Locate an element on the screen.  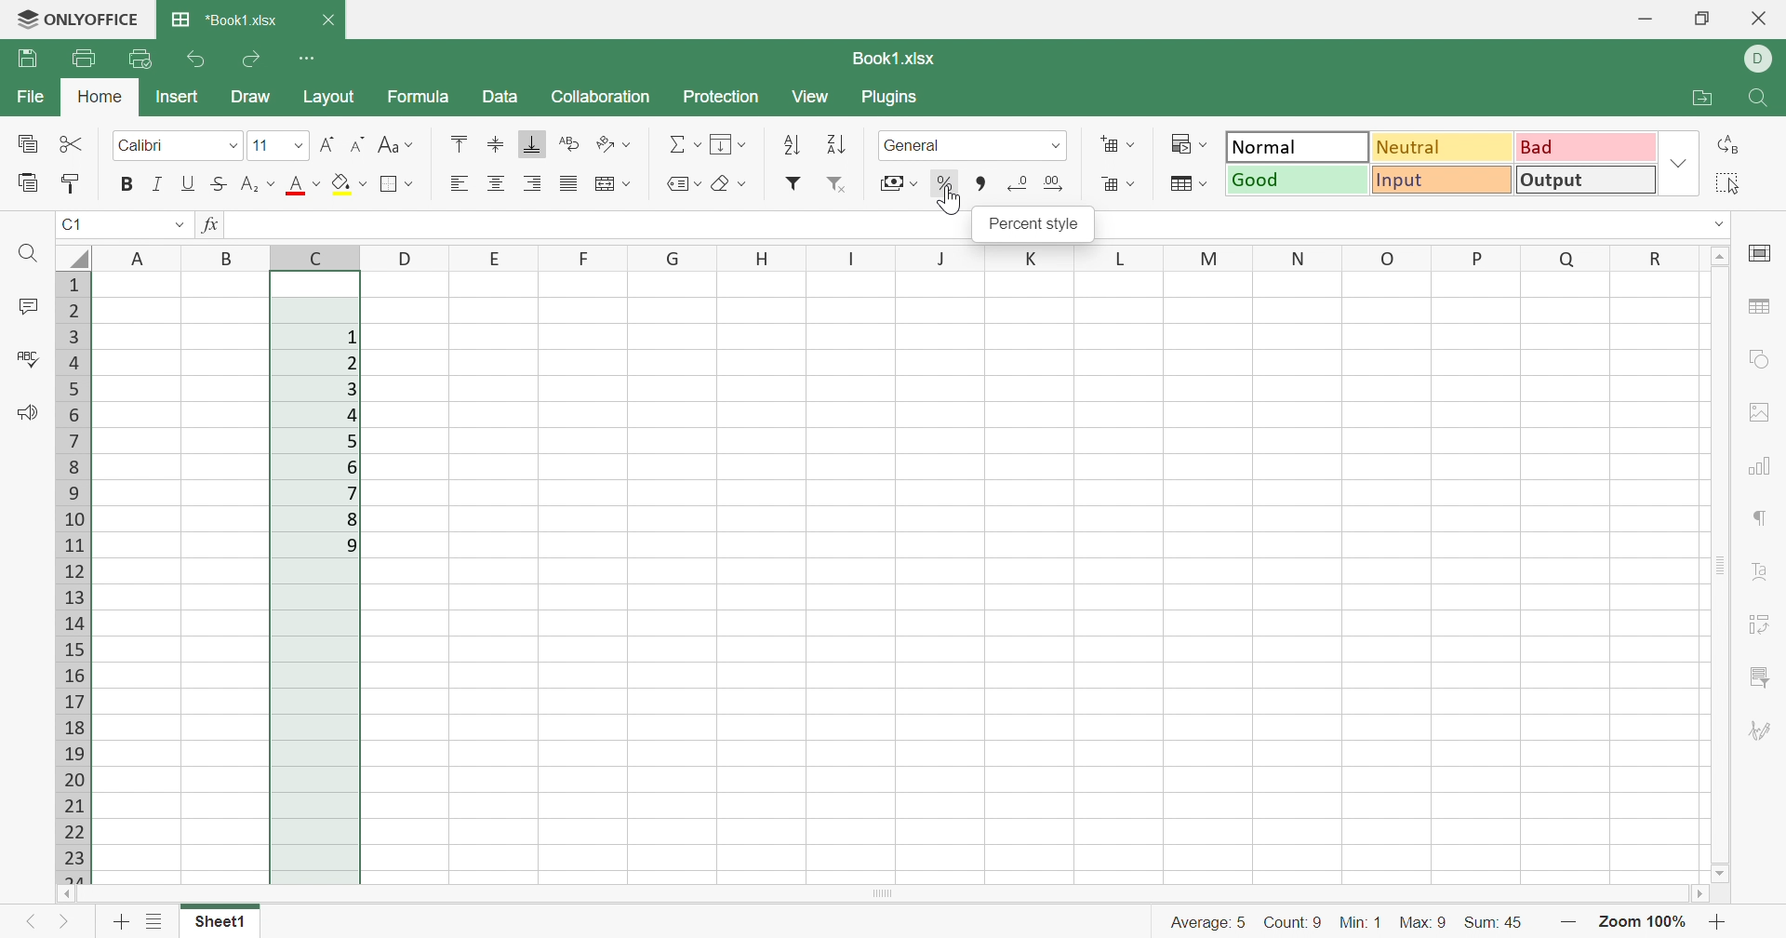
Check Spelling is located at coordinates (27, 360).